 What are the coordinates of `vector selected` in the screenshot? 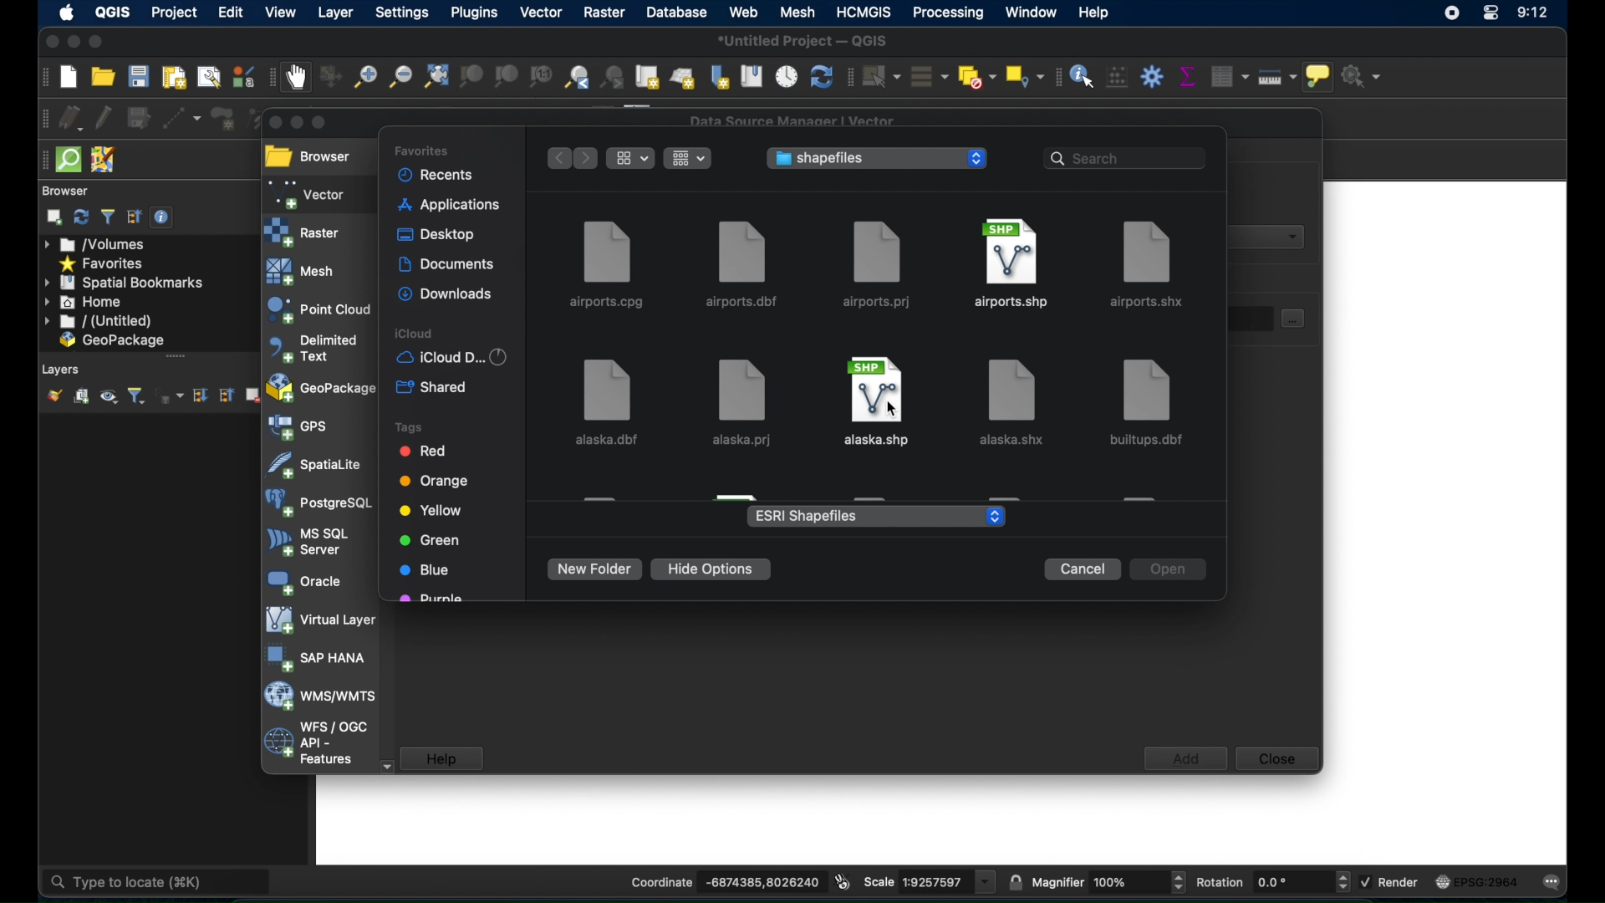 It's located at (308, 193).